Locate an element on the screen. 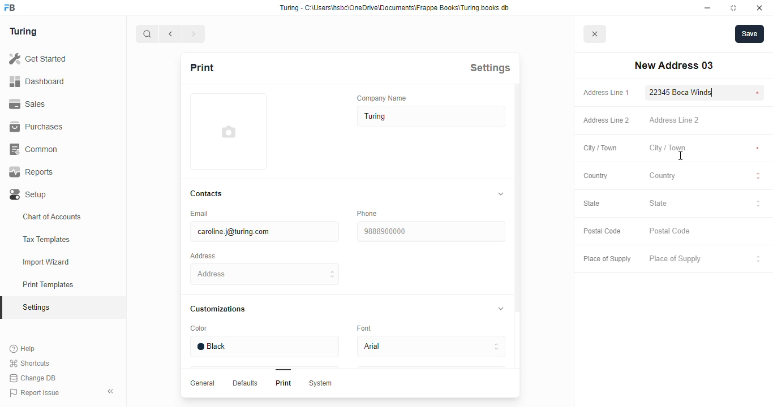 This screenshot has width=773, height=407. company name is located at coordinates (382, 98).